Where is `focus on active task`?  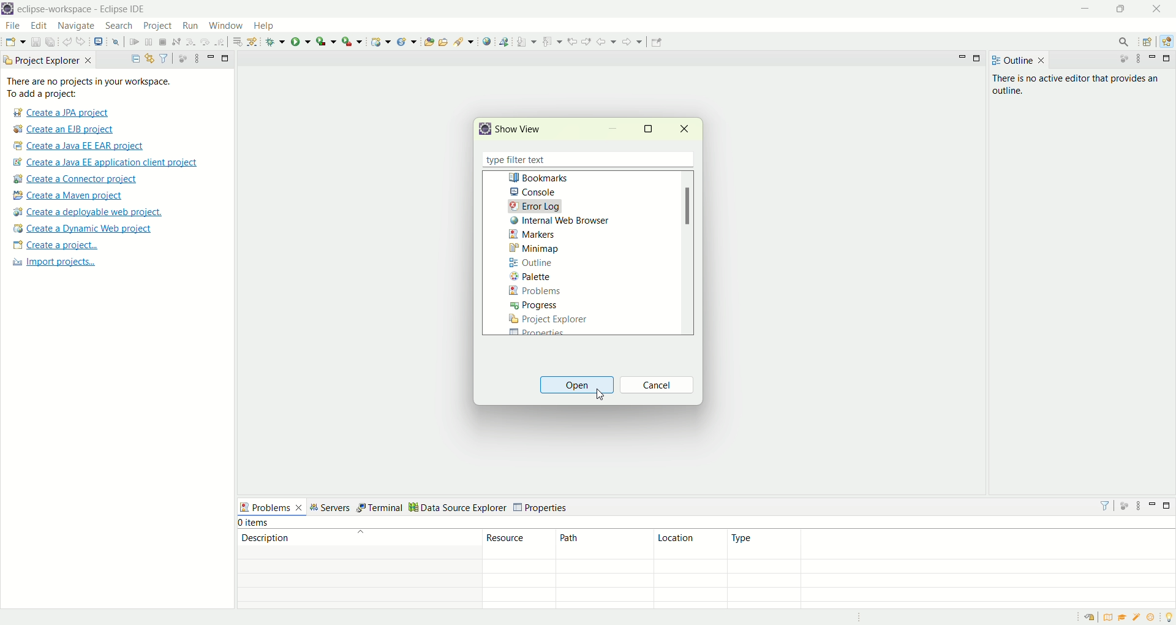
focus on active task is located at coordinates (1125, 505).